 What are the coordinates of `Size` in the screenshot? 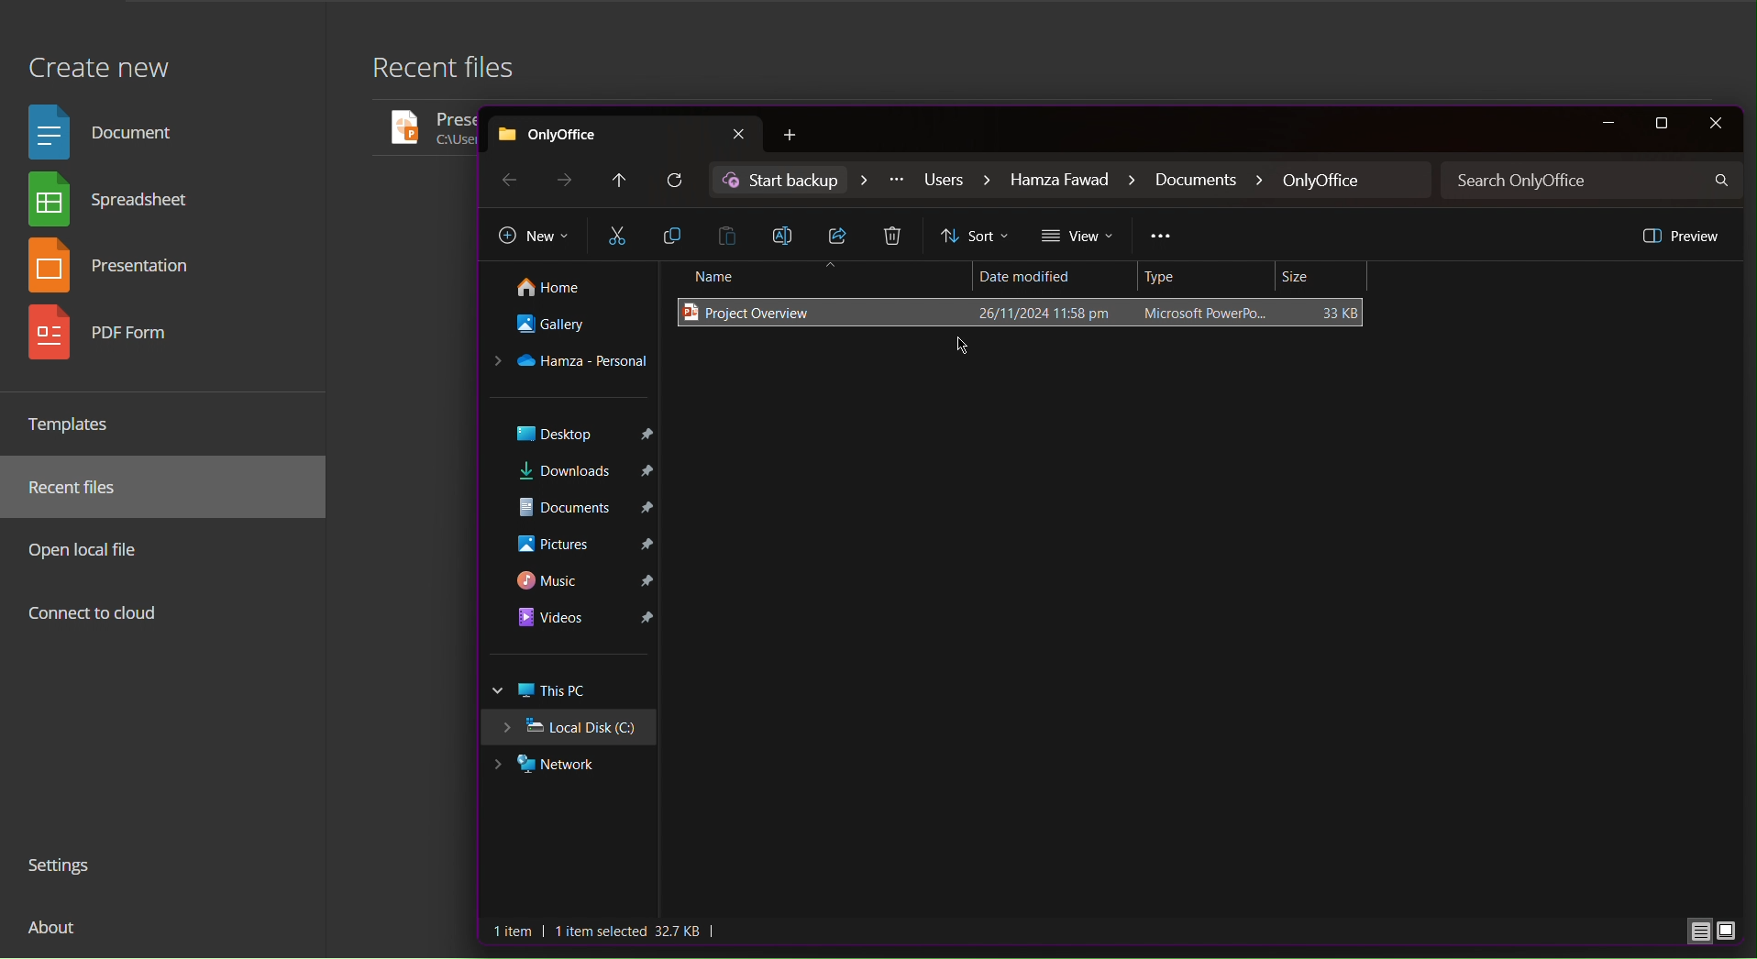 It's located at (1324, 277).